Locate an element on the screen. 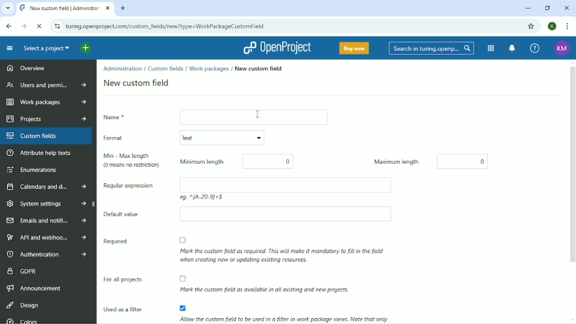  Announcement is located at coordinates (35, 288).